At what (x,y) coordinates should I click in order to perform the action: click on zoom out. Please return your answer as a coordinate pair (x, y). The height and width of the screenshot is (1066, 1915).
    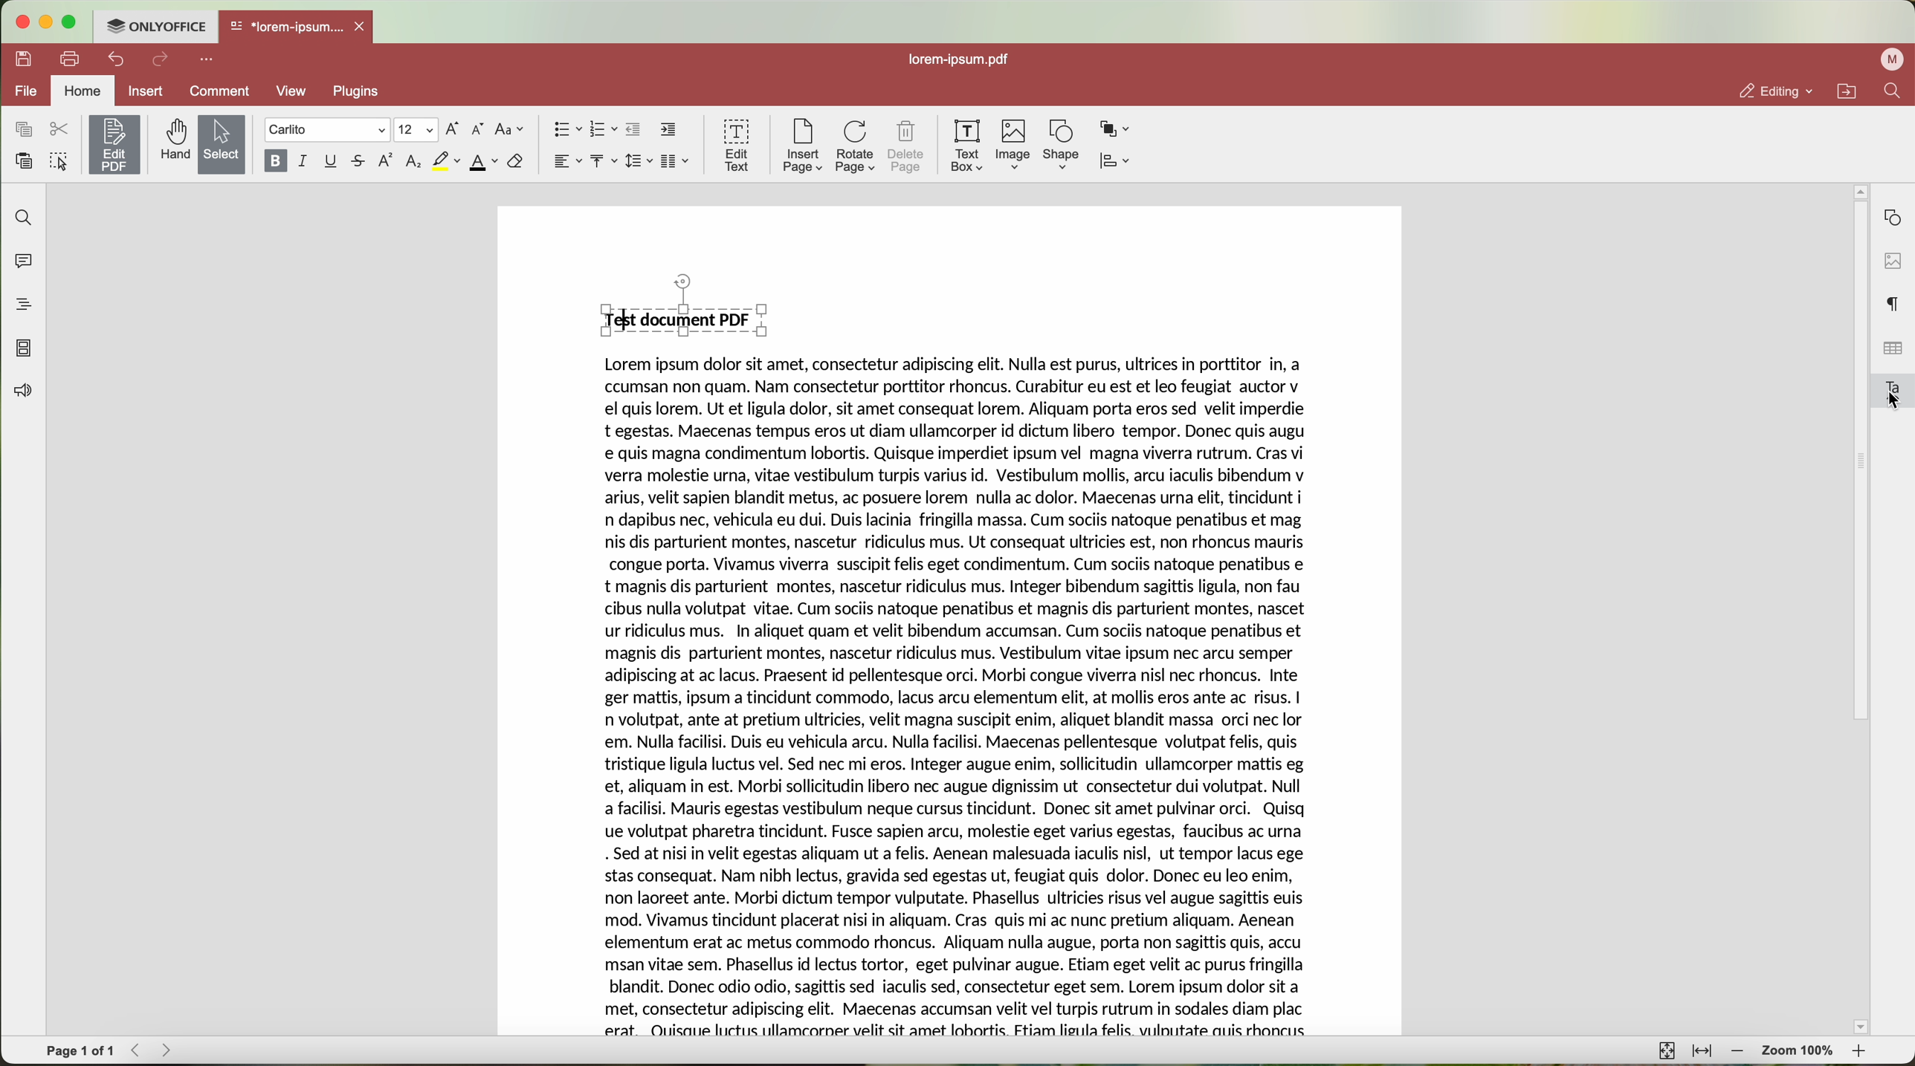
    Looking at the image, I should click on (1738, 1052).